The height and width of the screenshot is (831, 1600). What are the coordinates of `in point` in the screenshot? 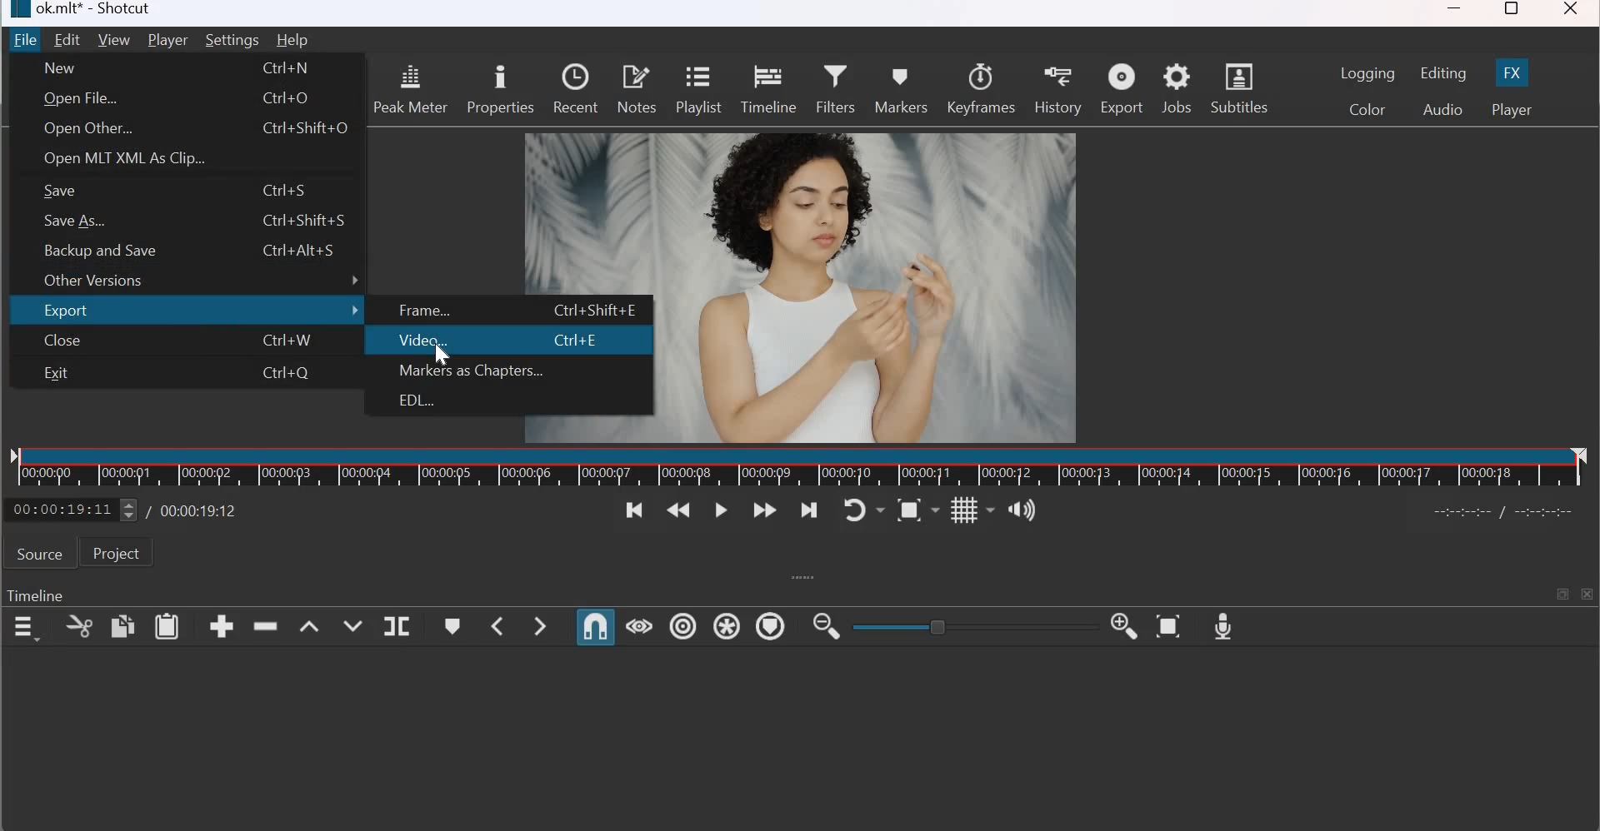 It's located at (1507, 514).